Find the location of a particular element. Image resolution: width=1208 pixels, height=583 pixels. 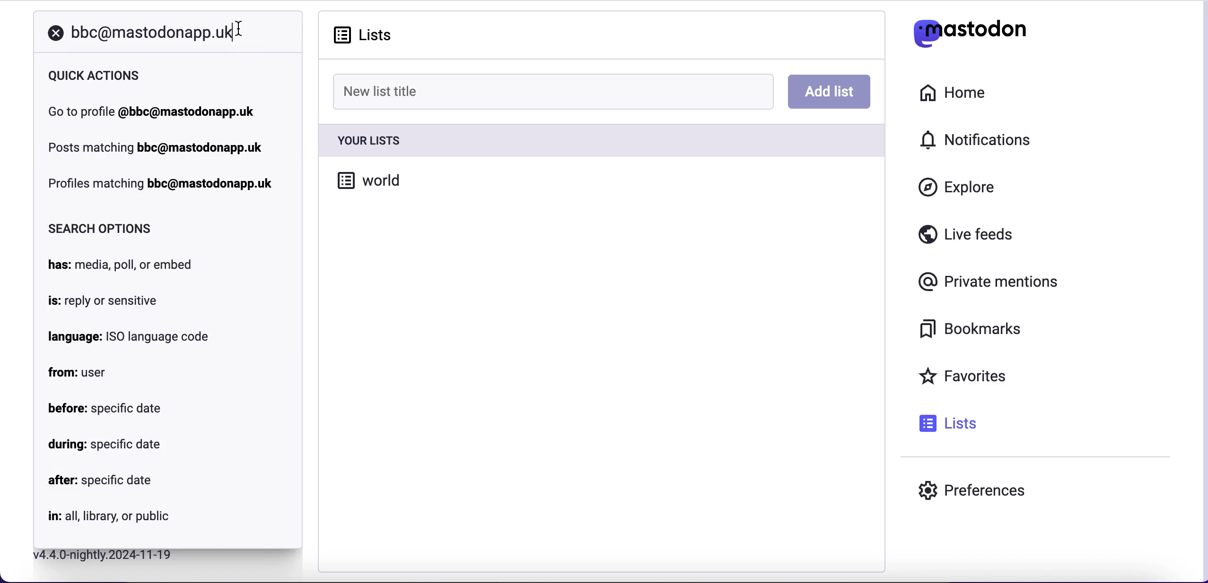

home is located at coordinates (951, 93).